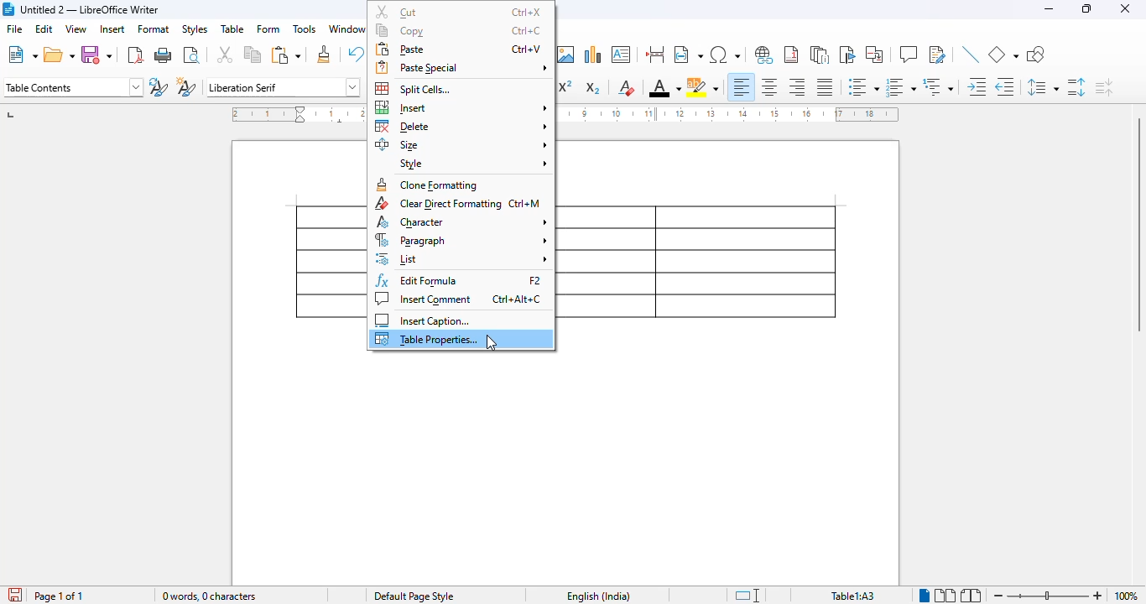 This screenshot has width=1146, height=604. What do you see at coordinates (1007, 86) in the screenshot?
I see `decrease indent` at bounding box center [1007, 86].